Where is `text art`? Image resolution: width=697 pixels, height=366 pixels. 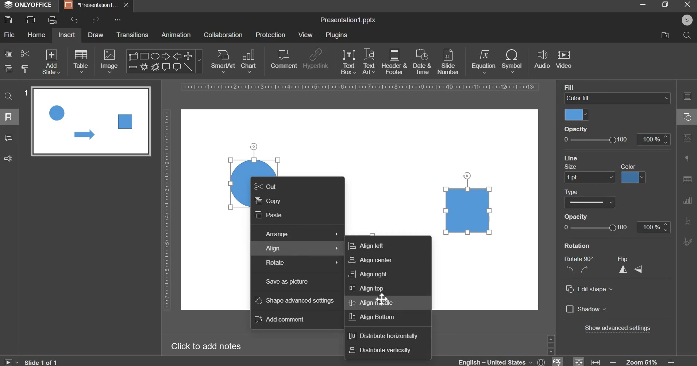 text art is located at coordinates (369, 61).